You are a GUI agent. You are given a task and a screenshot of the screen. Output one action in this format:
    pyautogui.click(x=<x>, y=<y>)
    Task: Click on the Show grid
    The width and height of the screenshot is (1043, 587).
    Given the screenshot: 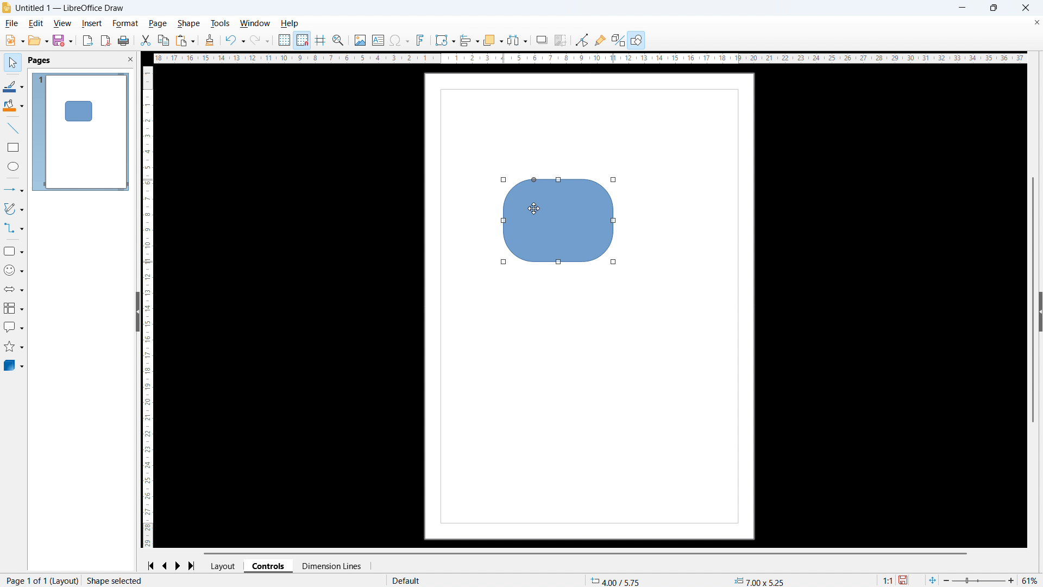 What is the action you would take?
    pyautogui.click(x=285, y=41)
    